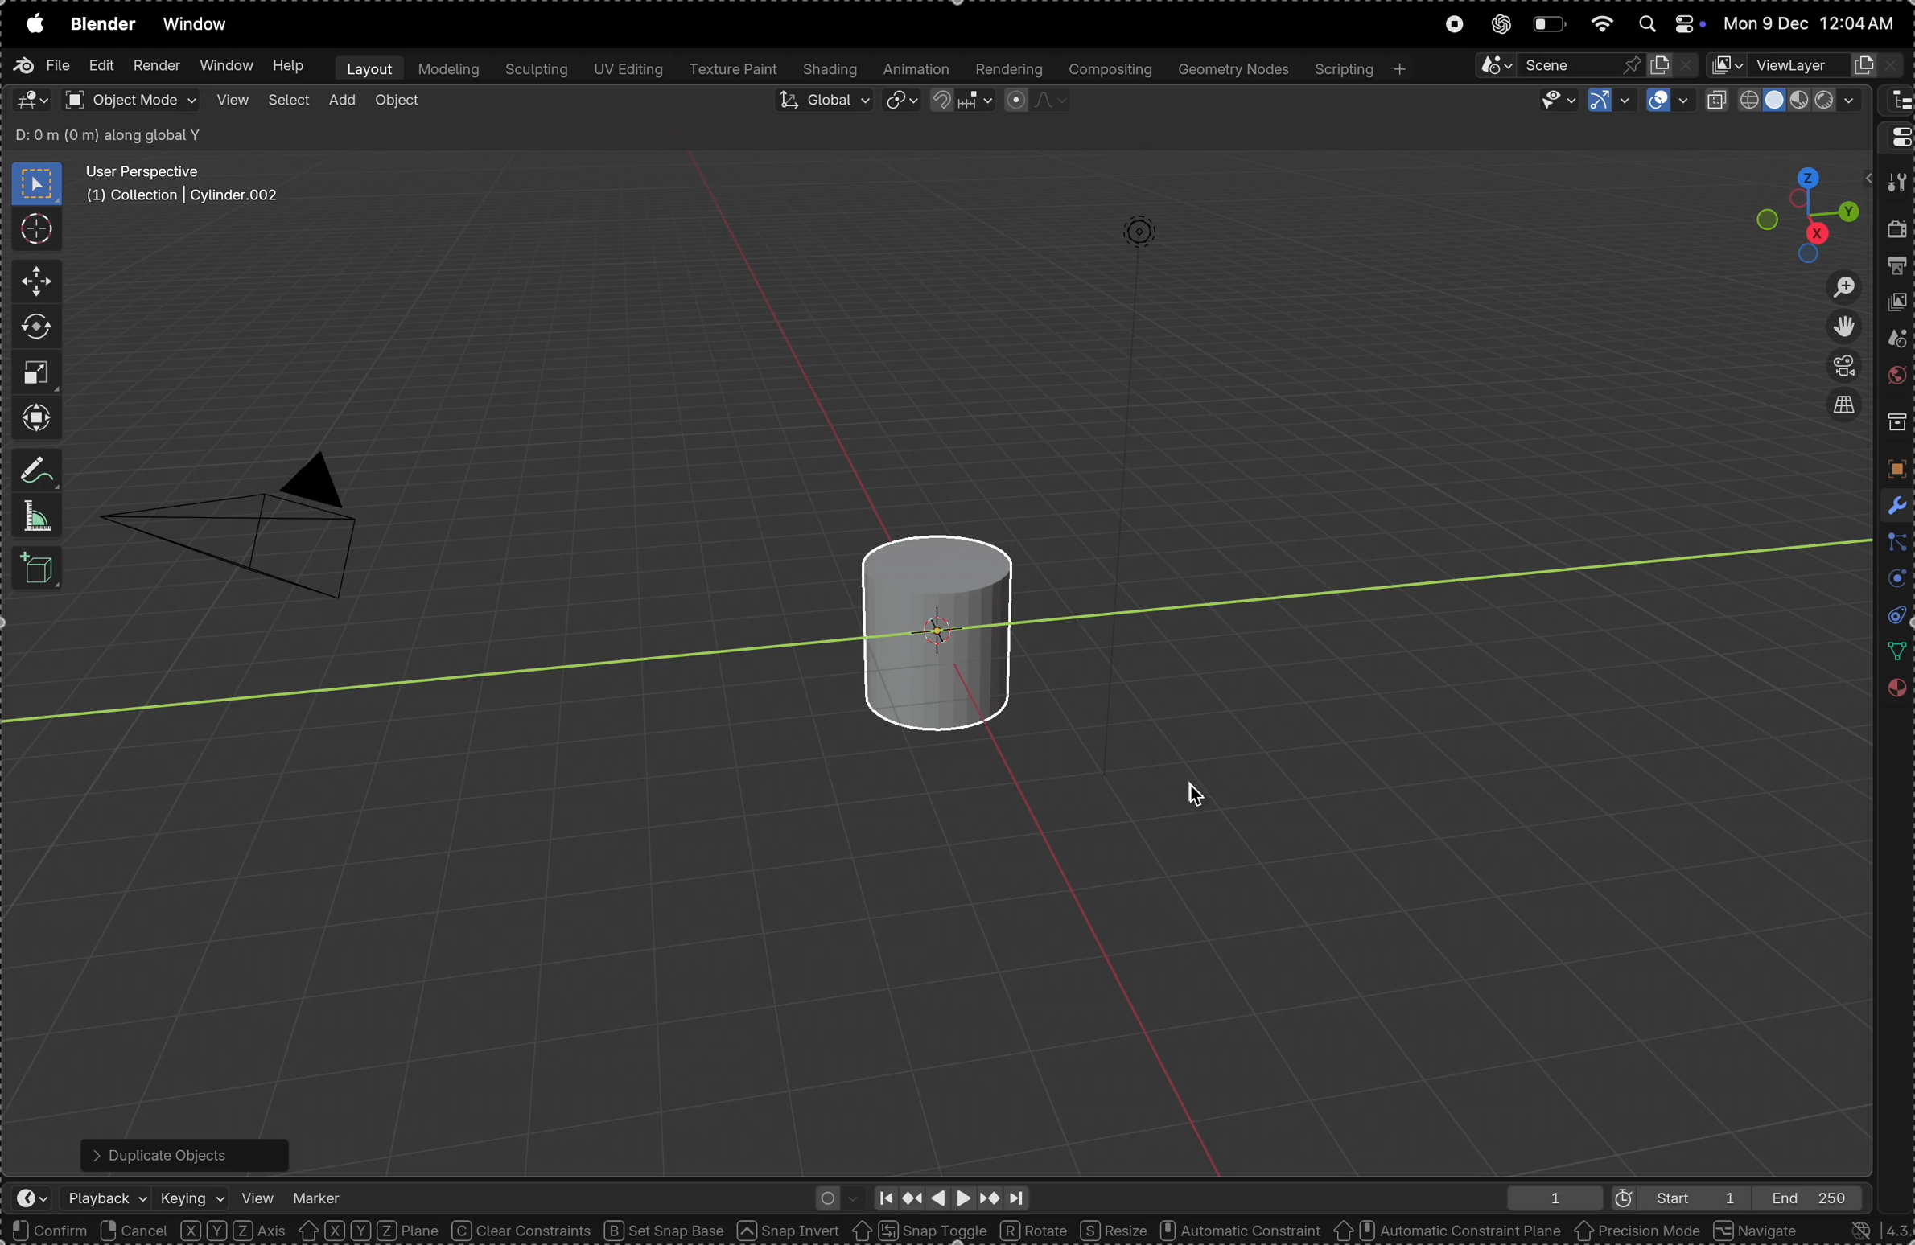 The image size is (1915, 1245). Describe the element at coordinates (1895, 423) in the screenshot. I see `collections` at that location.